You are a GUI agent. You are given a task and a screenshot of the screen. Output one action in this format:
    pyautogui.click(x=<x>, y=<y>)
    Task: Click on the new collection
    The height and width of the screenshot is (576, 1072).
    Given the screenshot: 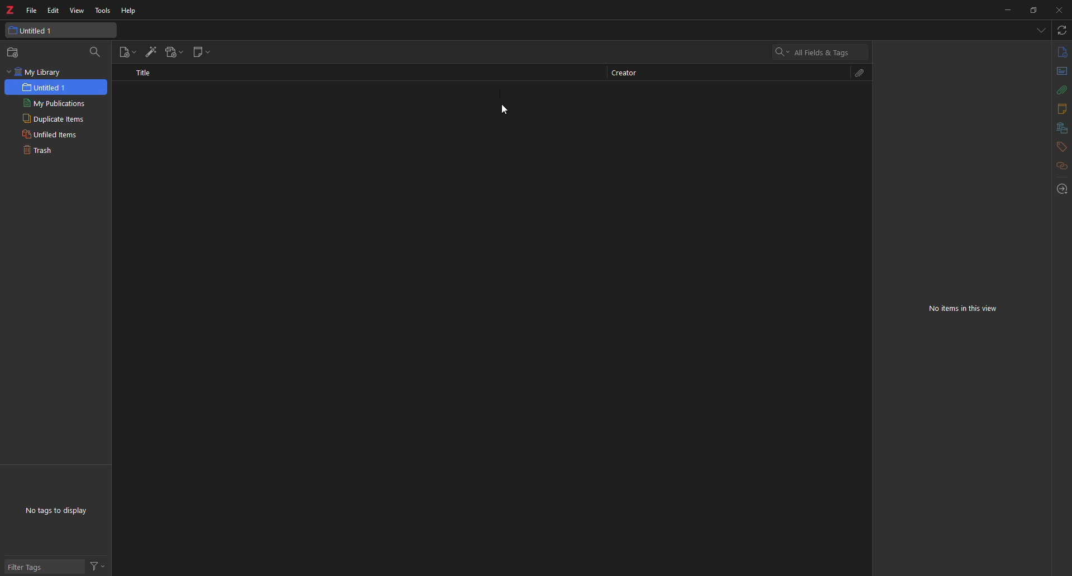 What is the action you would take?
    pyautogui.click(x=15, y=52)
    